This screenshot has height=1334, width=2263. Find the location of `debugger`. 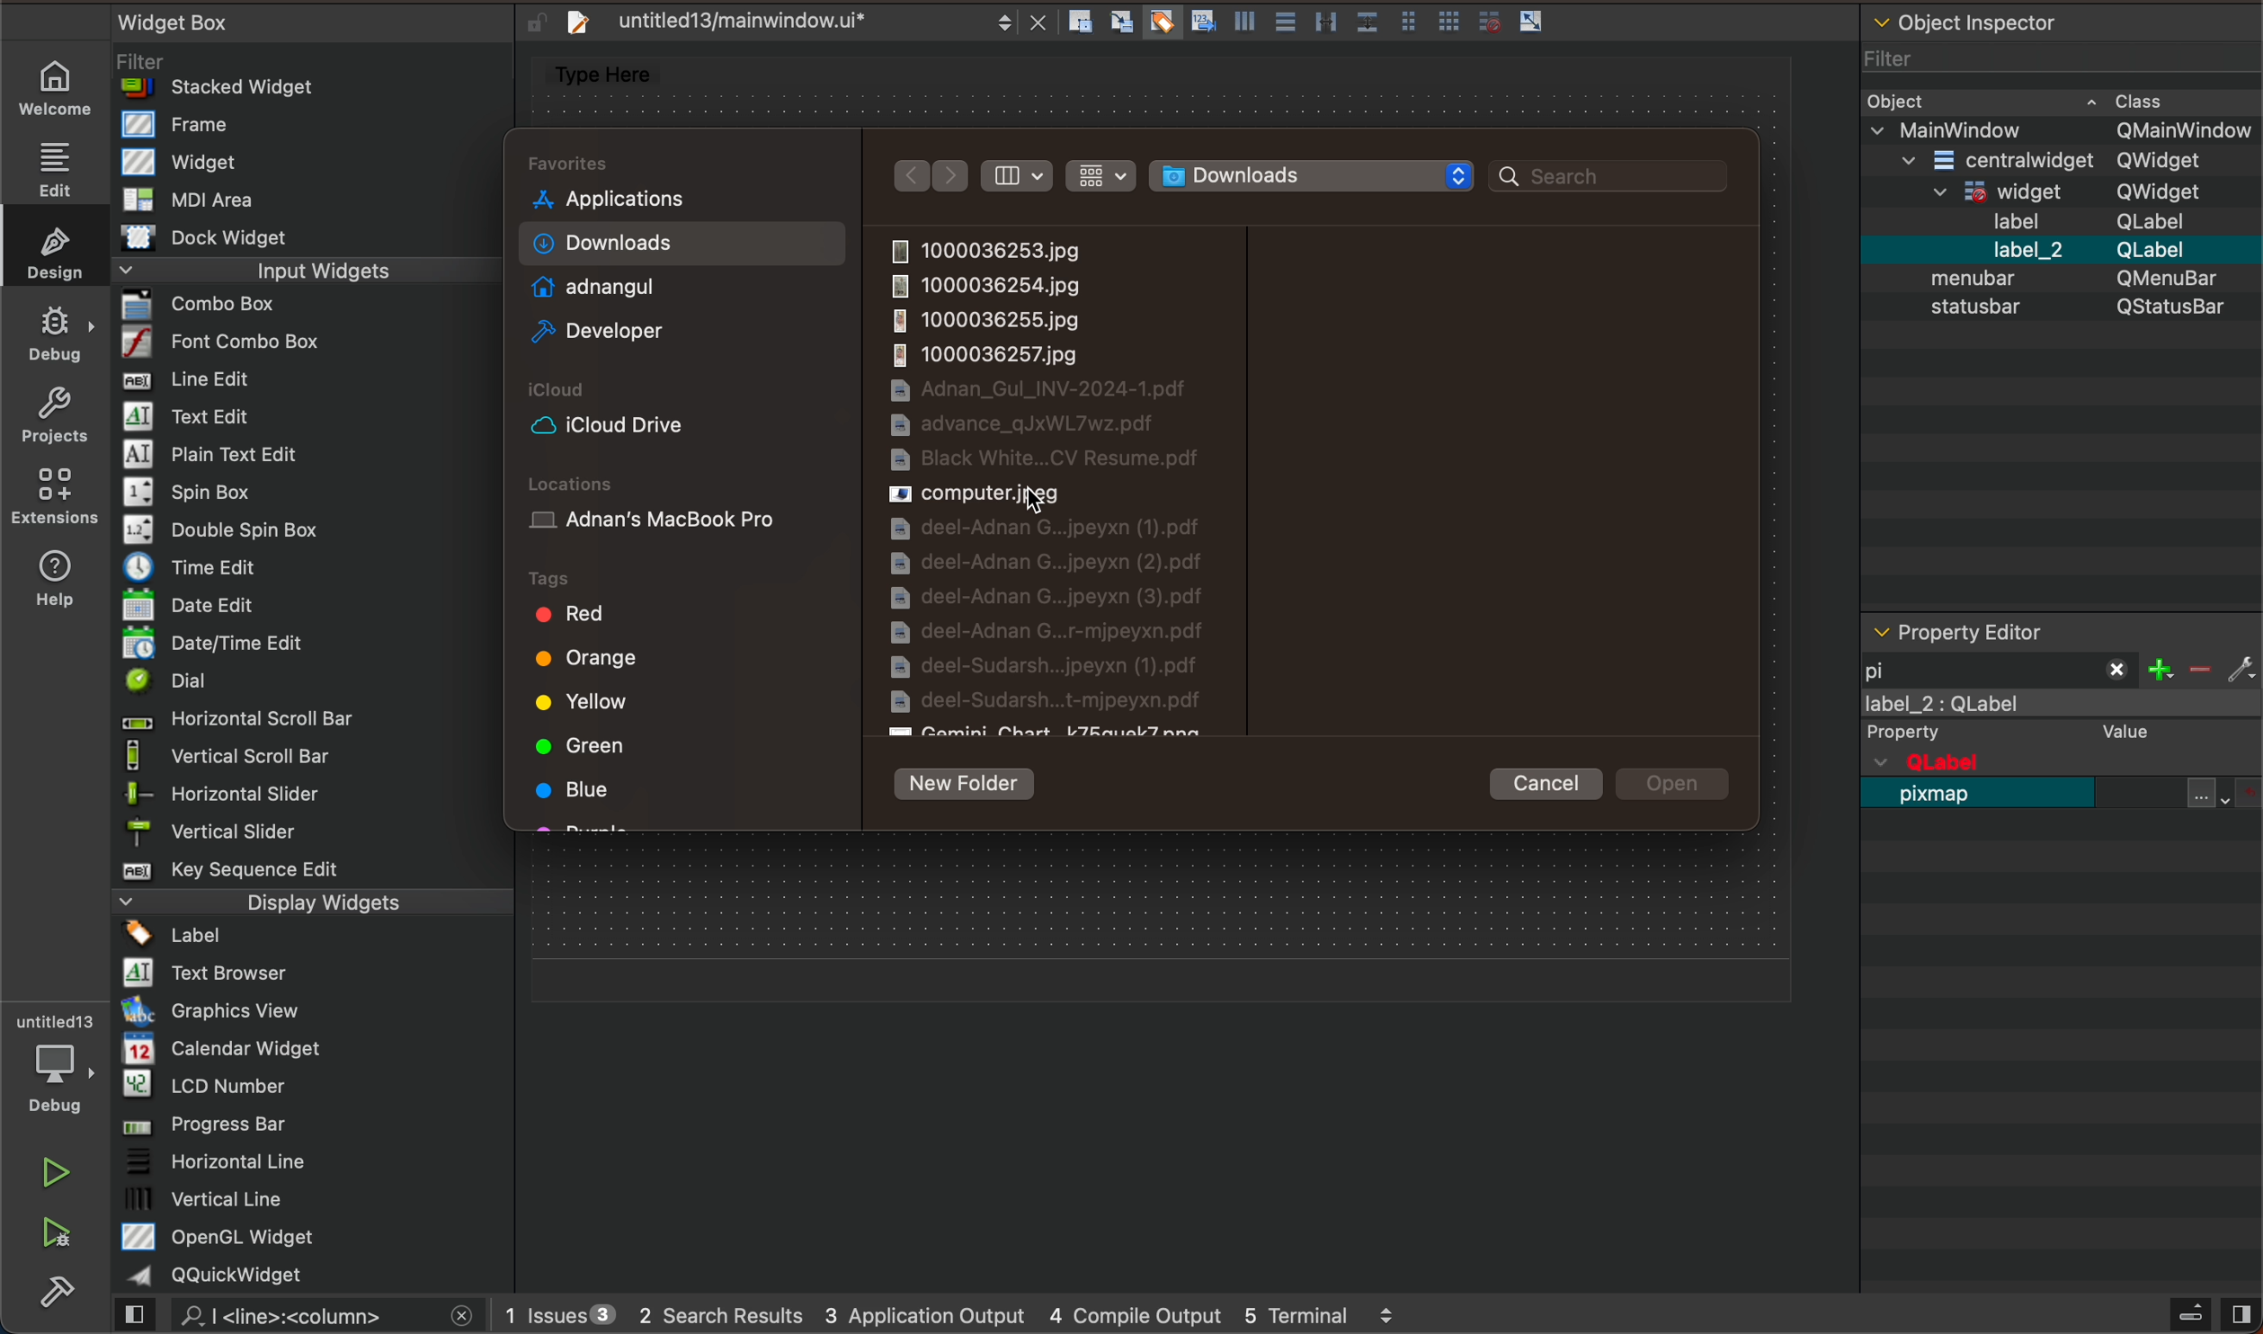

debugger is located at coordinates (53, 1061).